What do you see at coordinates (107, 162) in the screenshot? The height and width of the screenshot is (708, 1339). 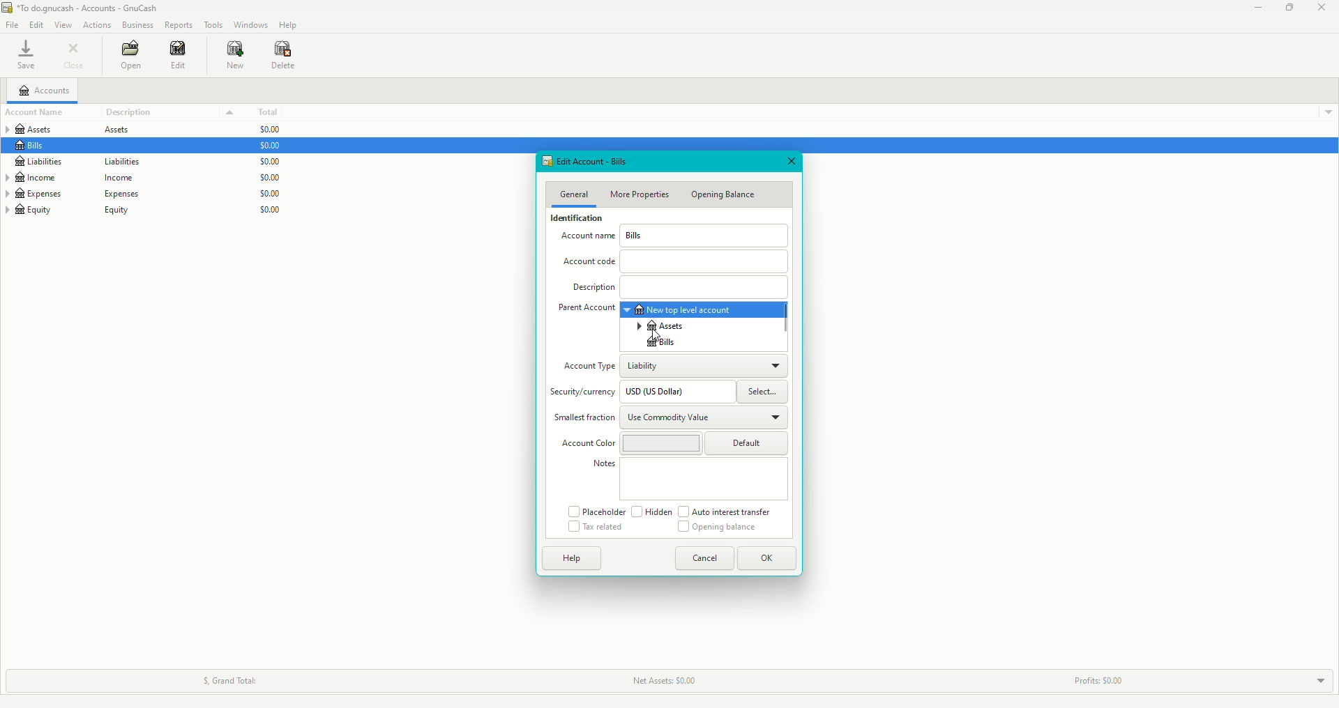 I see `Liabilities` at bounding box center [107, 162].